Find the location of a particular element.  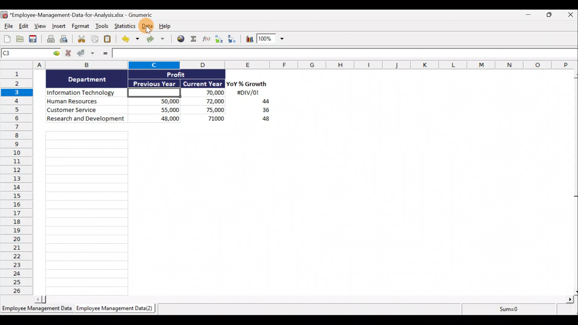

Previous Year is located at coordinates (155, 82).